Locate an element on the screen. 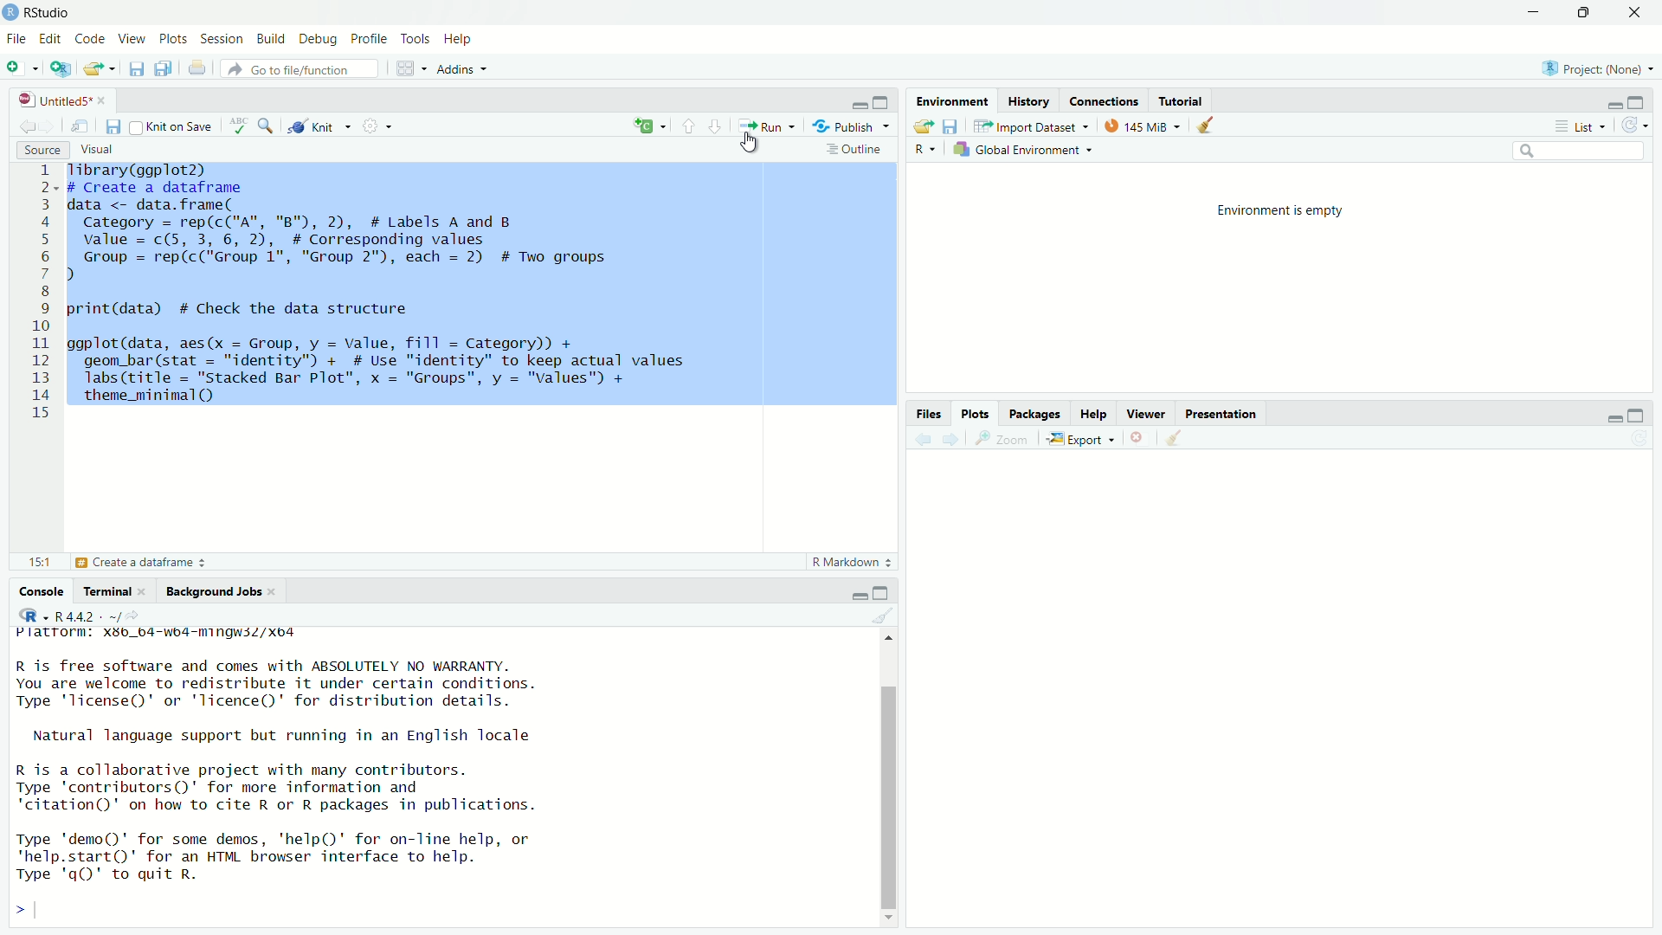  Minimize is located at coordinates (1611, 416).